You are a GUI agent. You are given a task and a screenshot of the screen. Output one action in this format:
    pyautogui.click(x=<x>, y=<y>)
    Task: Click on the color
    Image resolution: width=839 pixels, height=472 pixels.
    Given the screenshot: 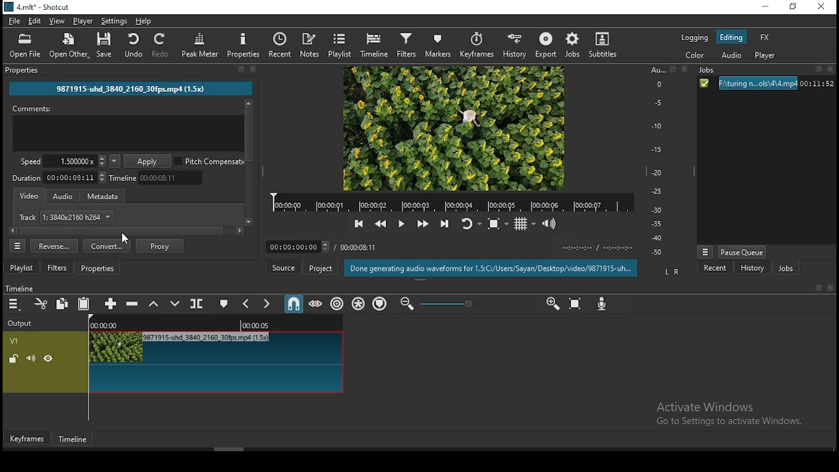 What is the action you would take?
    pyautogui.click(x=696, y=56)
    